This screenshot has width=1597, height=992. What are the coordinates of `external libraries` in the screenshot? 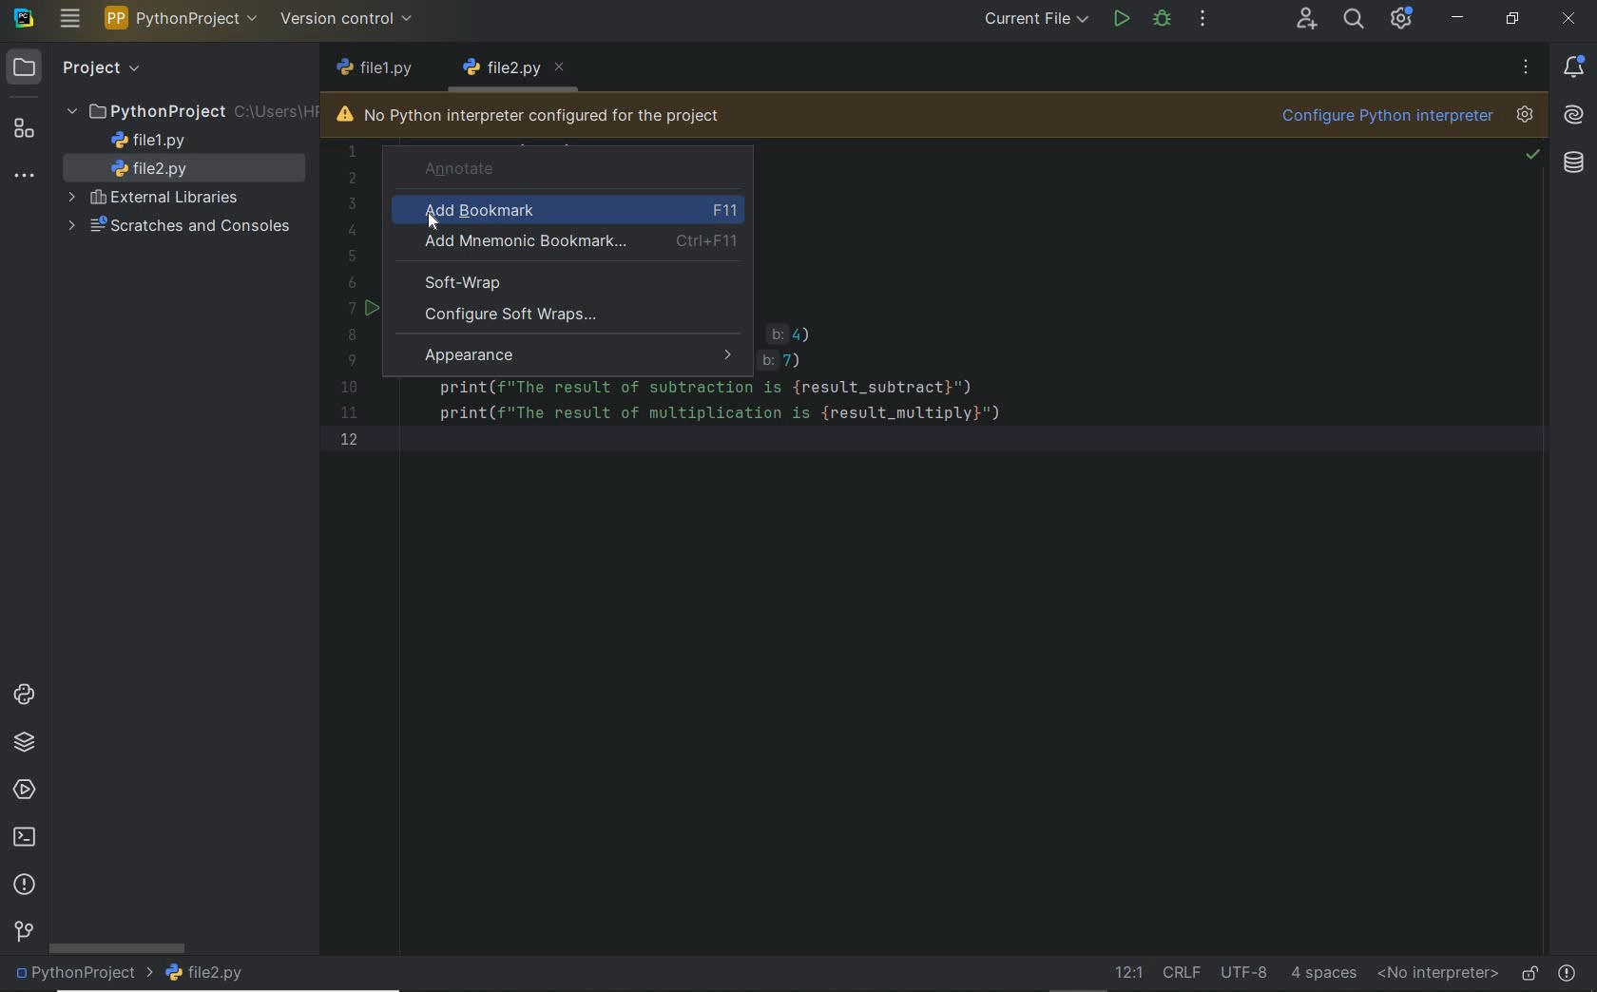 It's located at (157, 199).